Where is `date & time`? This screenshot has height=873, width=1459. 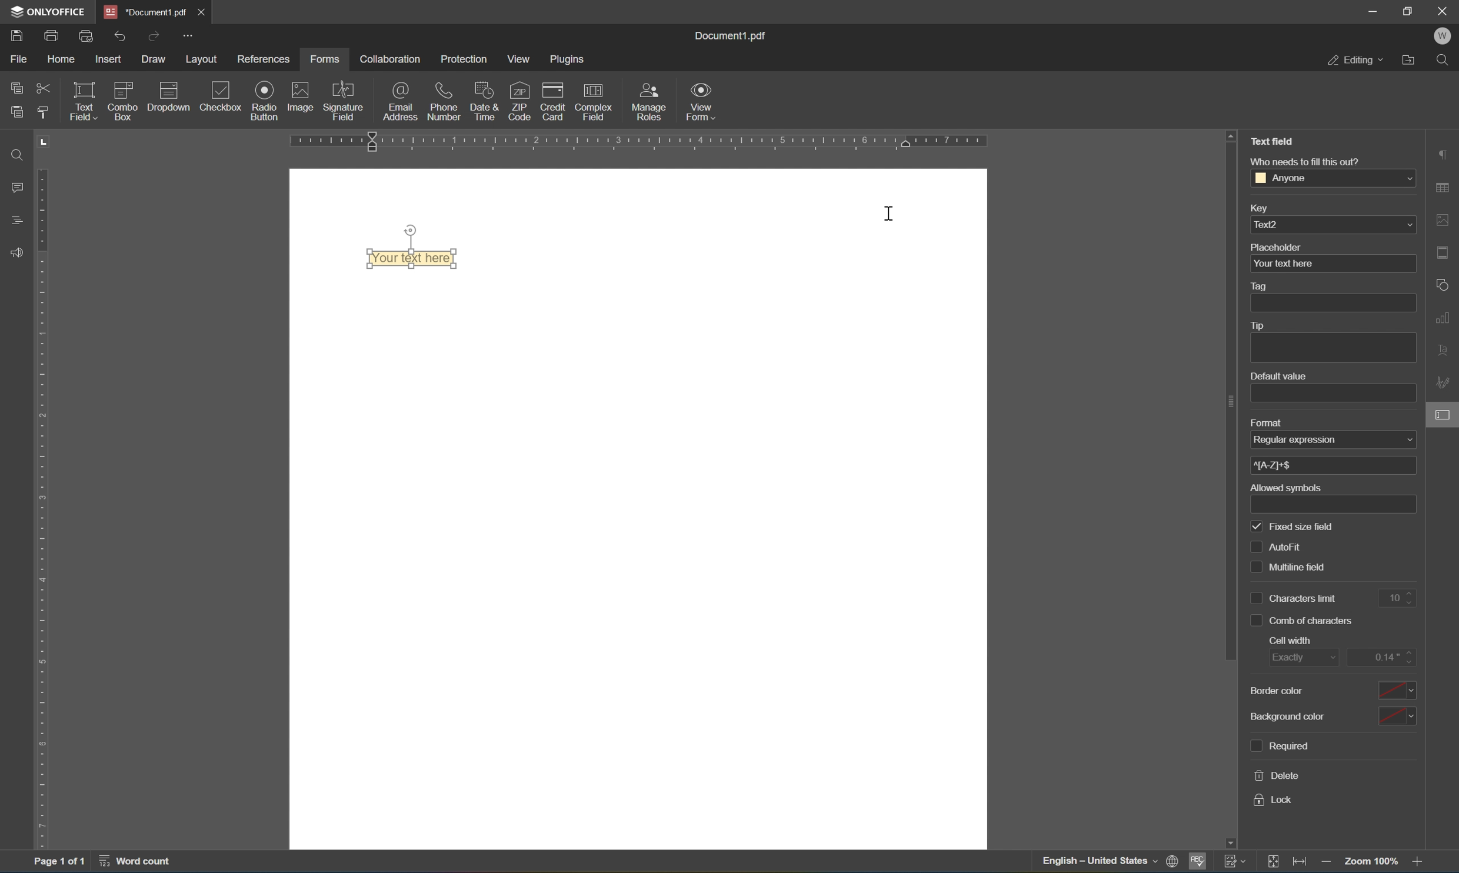 date & time is located at coordinates (484, 100).